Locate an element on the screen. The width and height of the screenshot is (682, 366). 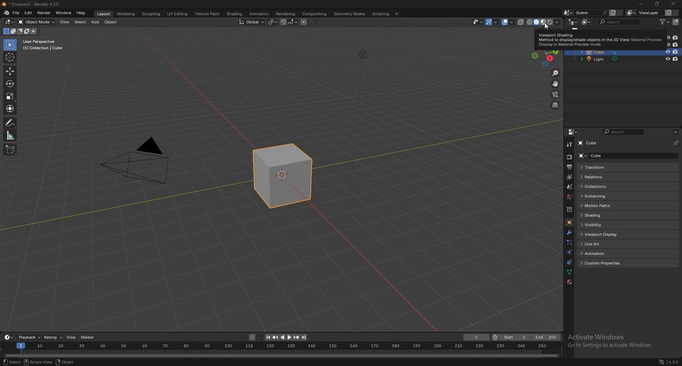
selectibility and visibility is located at coordinates (478, 22).